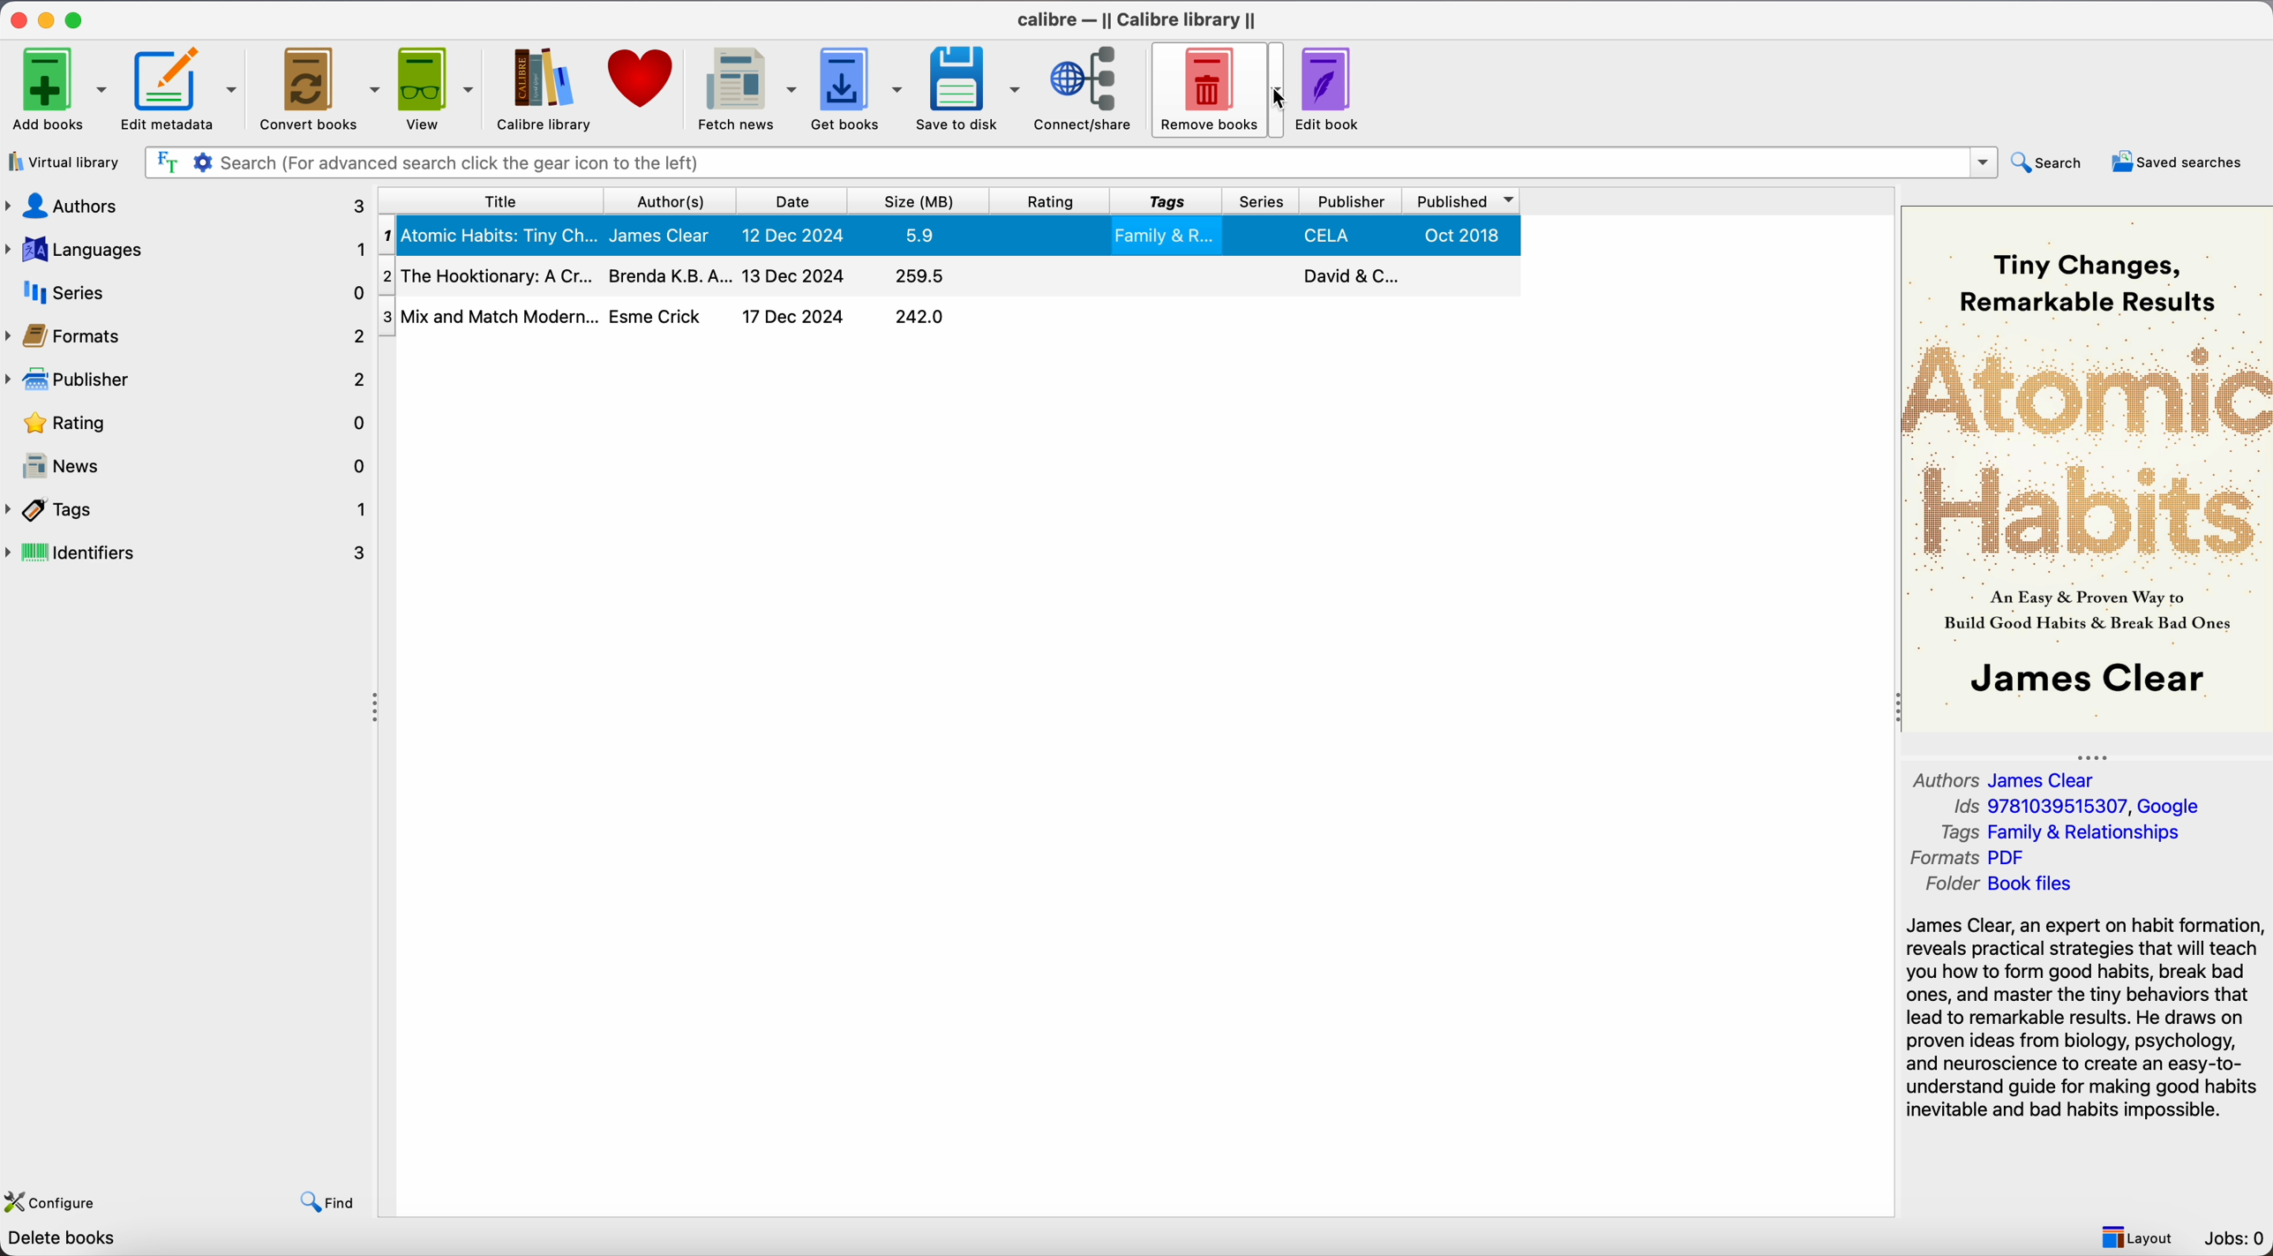 The width and height of the screenshot is (2273, 1256). What do you see at coordinates (2000, 885) in the screenshot?
I see `Folder Book files` at bounding box center [2000, 885].